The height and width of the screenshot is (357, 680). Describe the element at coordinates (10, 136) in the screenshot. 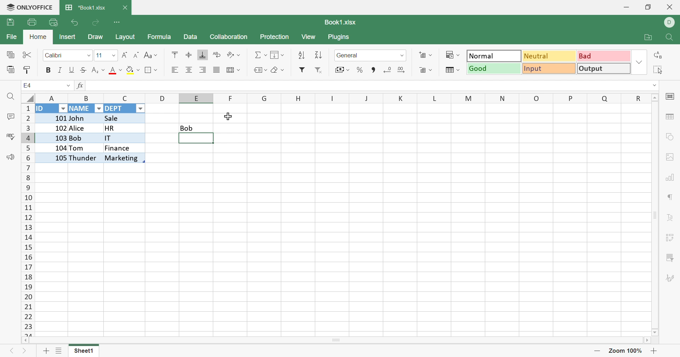

I see `Check Spelling` at that location.